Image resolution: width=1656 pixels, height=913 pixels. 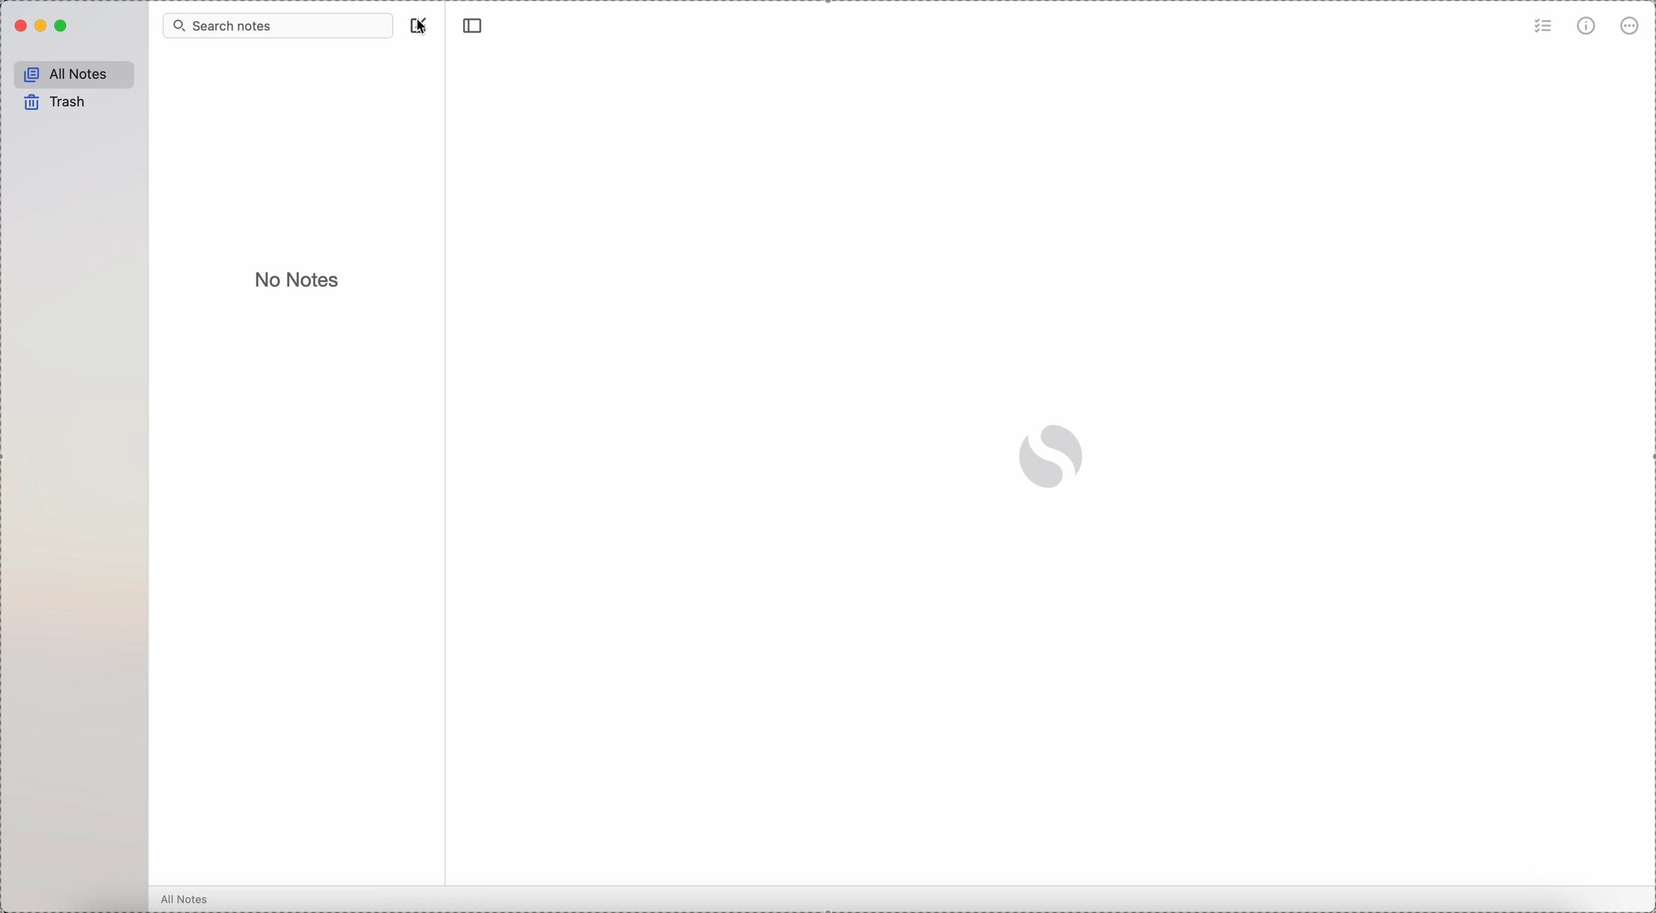 I want to click on metrics, so click(x=1588, y=25).